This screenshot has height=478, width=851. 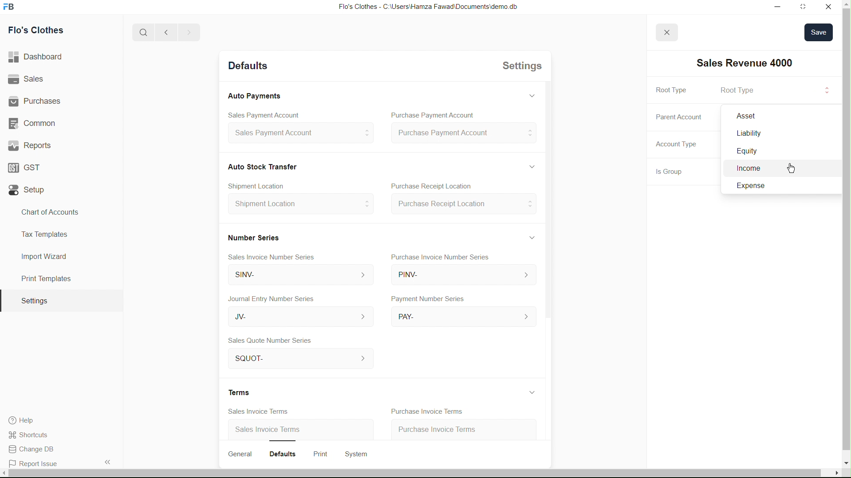 What do you see at coordinates (751, 152) in the screenshot?
I see `Cash` at bounding box center [751, 152].